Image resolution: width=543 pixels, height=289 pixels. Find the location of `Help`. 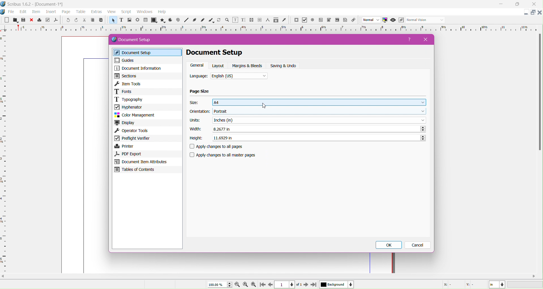

Help is located at coordinates (410, 41).